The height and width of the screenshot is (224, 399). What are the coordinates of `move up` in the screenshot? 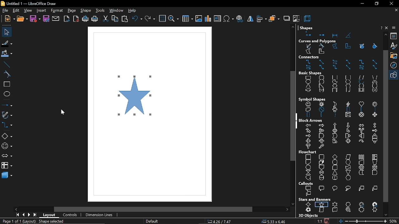 It's located at (386, 35).